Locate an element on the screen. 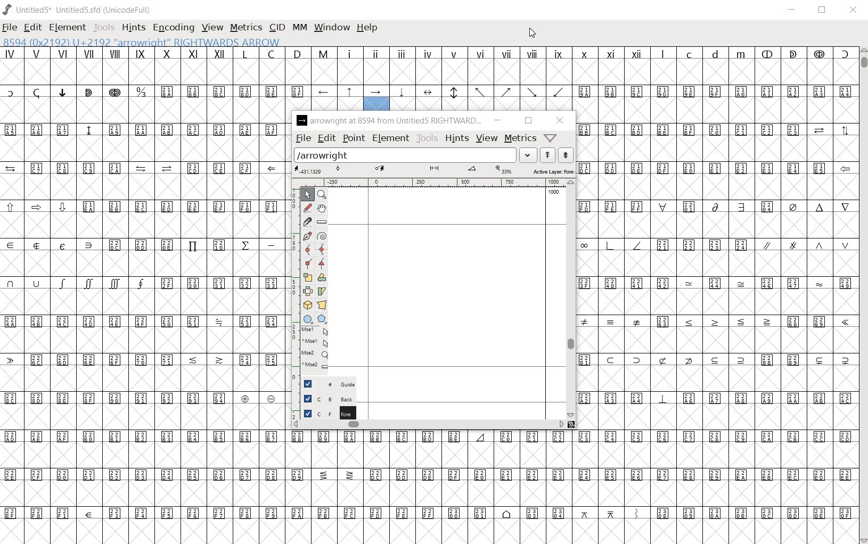  ELEMENT is located at coordinates (68, 27).